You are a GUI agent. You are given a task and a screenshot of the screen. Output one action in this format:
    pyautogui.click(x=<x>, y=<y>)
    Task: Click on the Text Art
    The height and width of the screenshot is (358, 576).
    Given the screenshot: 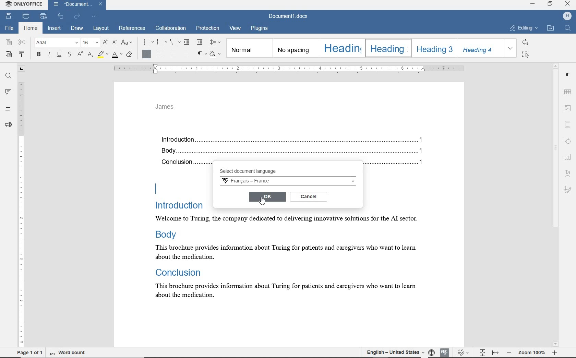 What is the action you would take?
    pyautogui.click(x=568, y=174)
    